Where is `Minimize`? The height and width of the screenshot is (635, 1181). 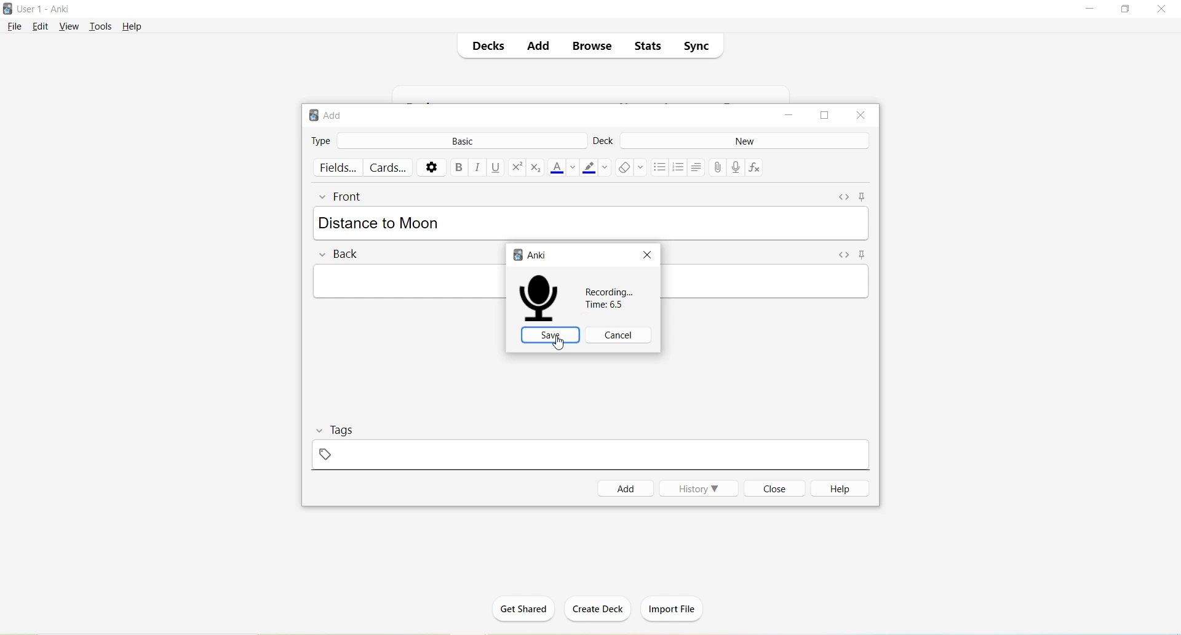
Minimize is located at coordinates (1092, 10).